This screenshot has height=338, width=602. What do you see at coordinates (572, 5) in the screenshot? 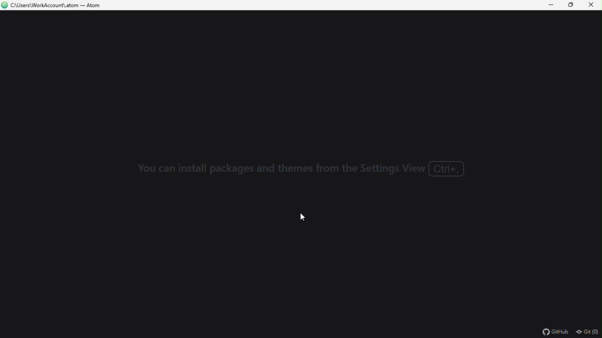
I see `Restore` at bounding box center [572, 5].